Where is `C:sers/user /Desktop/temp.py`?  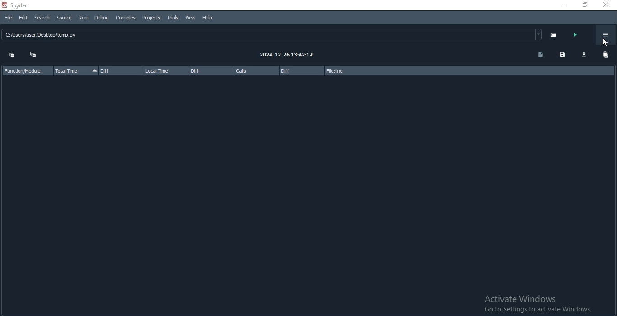
C:sers/user /Desktop/temp.py is located at coordinates (271, 35).